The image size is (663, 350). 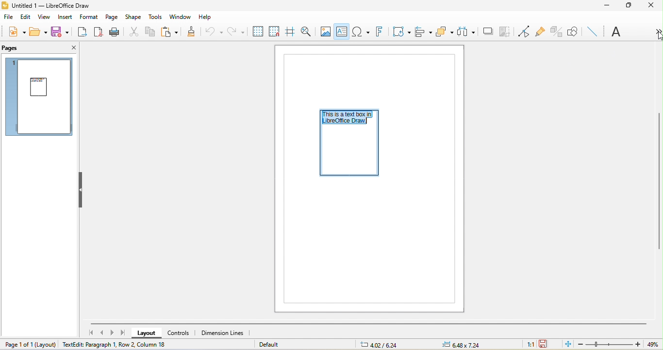 What do you see at coordinates (88, 332) in the screenshot?
I see `first page` at bounding box center [88, 332].